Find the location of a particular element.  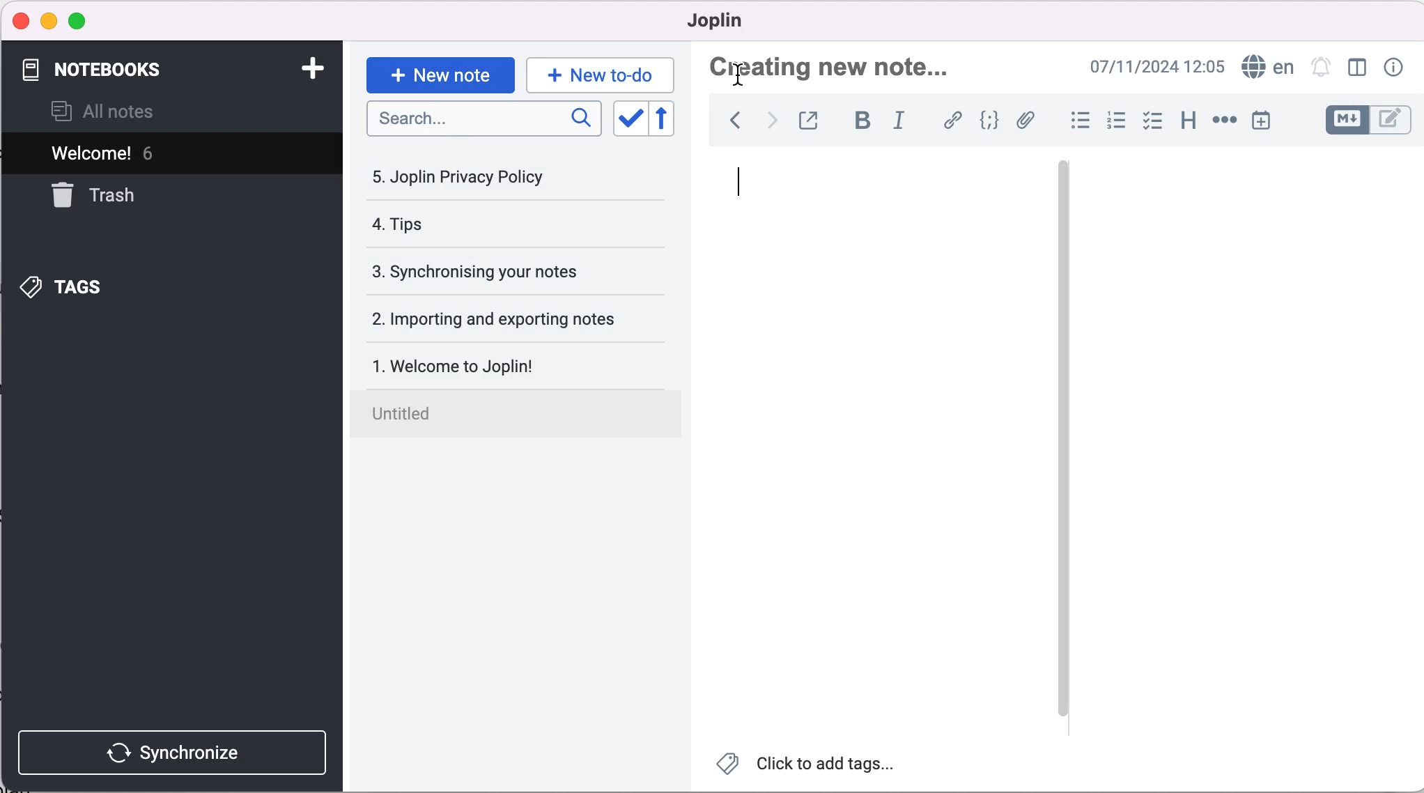

language is located at coordinates (1267, 68).